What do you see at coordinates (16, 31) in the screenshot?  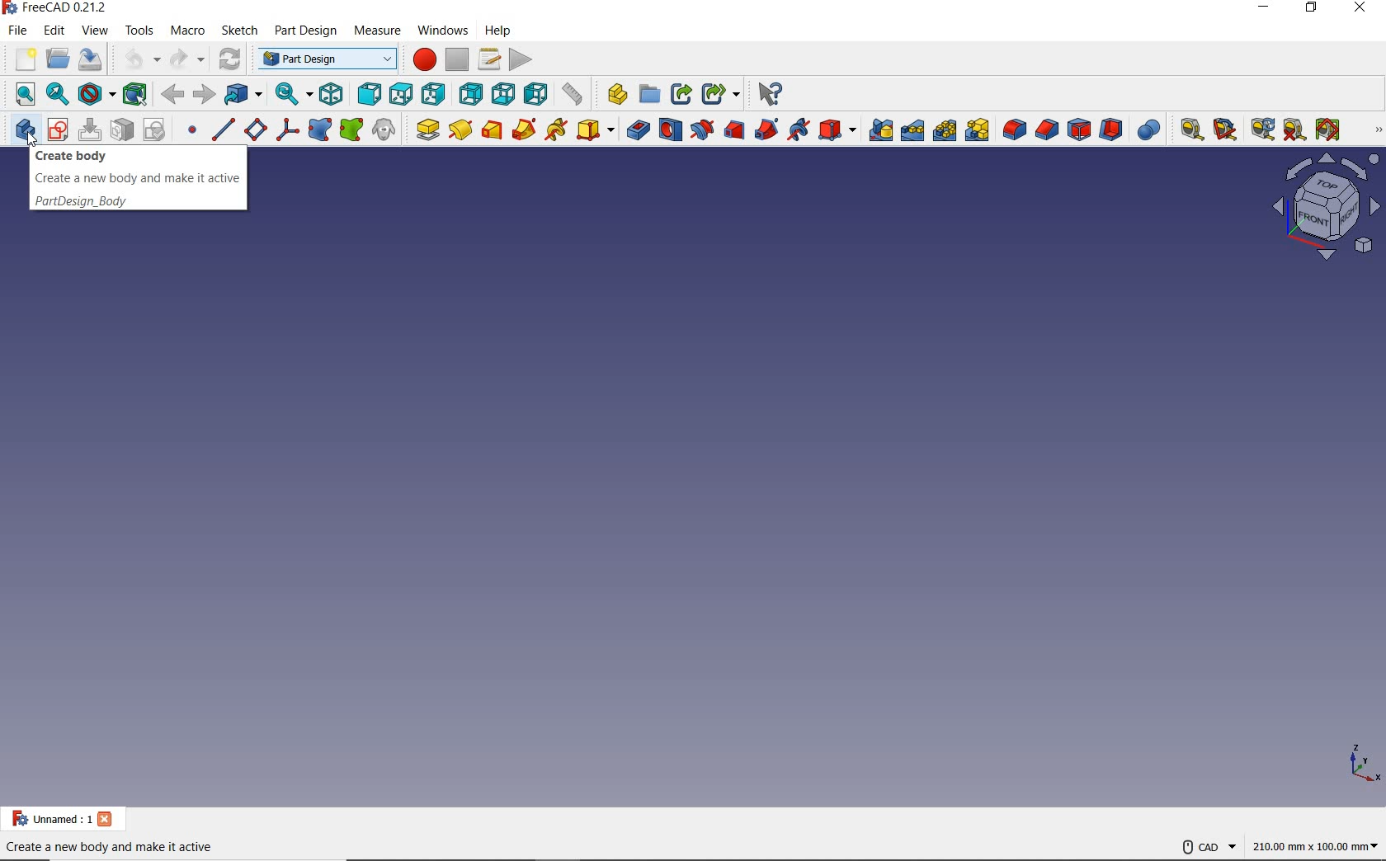 I see `FILE` at bounding box center [16, 31].